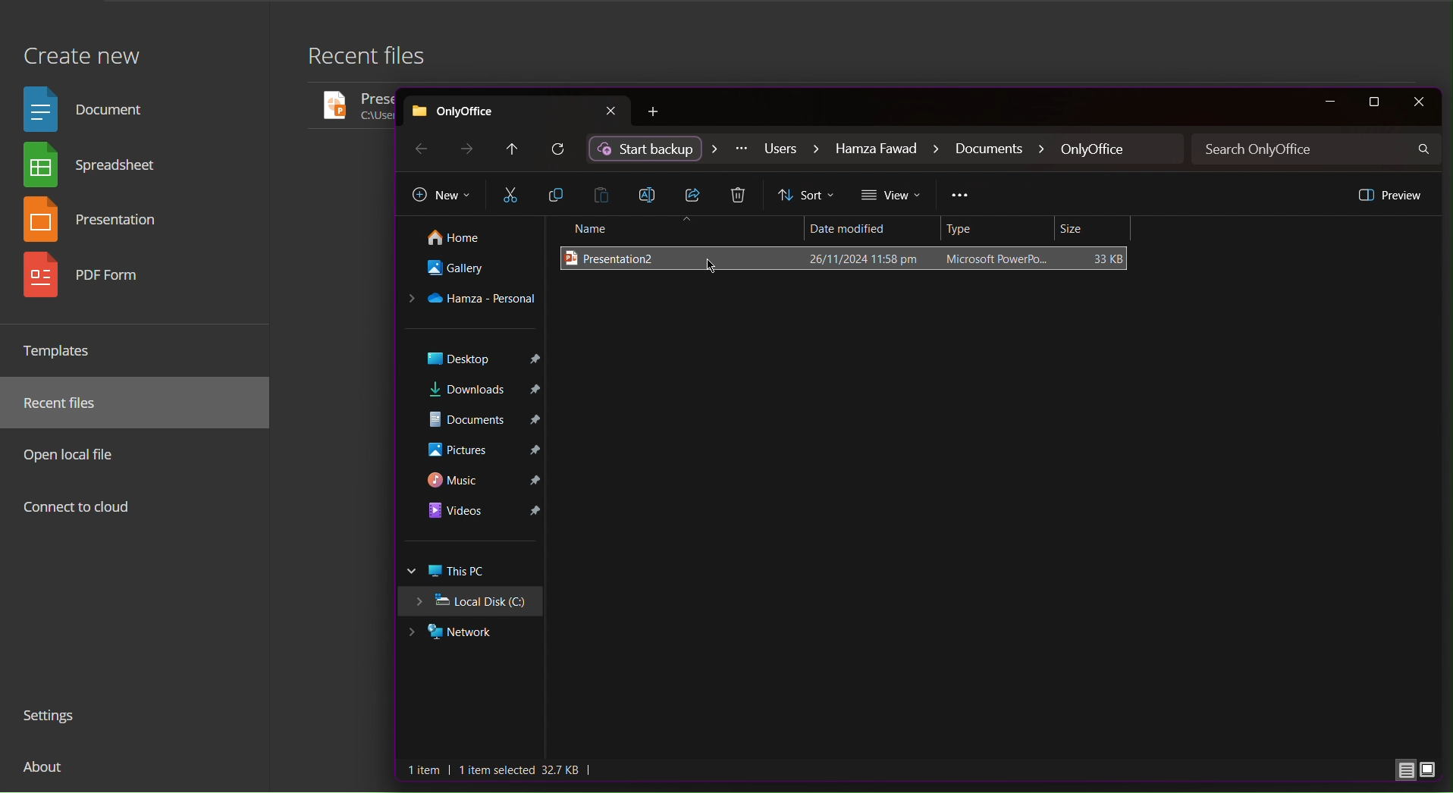 This screenshot has width=1453, height=793. What do you see at coordinates (467, 239) in the screenshot?
I see `Home` at bounding box center [467, 239].